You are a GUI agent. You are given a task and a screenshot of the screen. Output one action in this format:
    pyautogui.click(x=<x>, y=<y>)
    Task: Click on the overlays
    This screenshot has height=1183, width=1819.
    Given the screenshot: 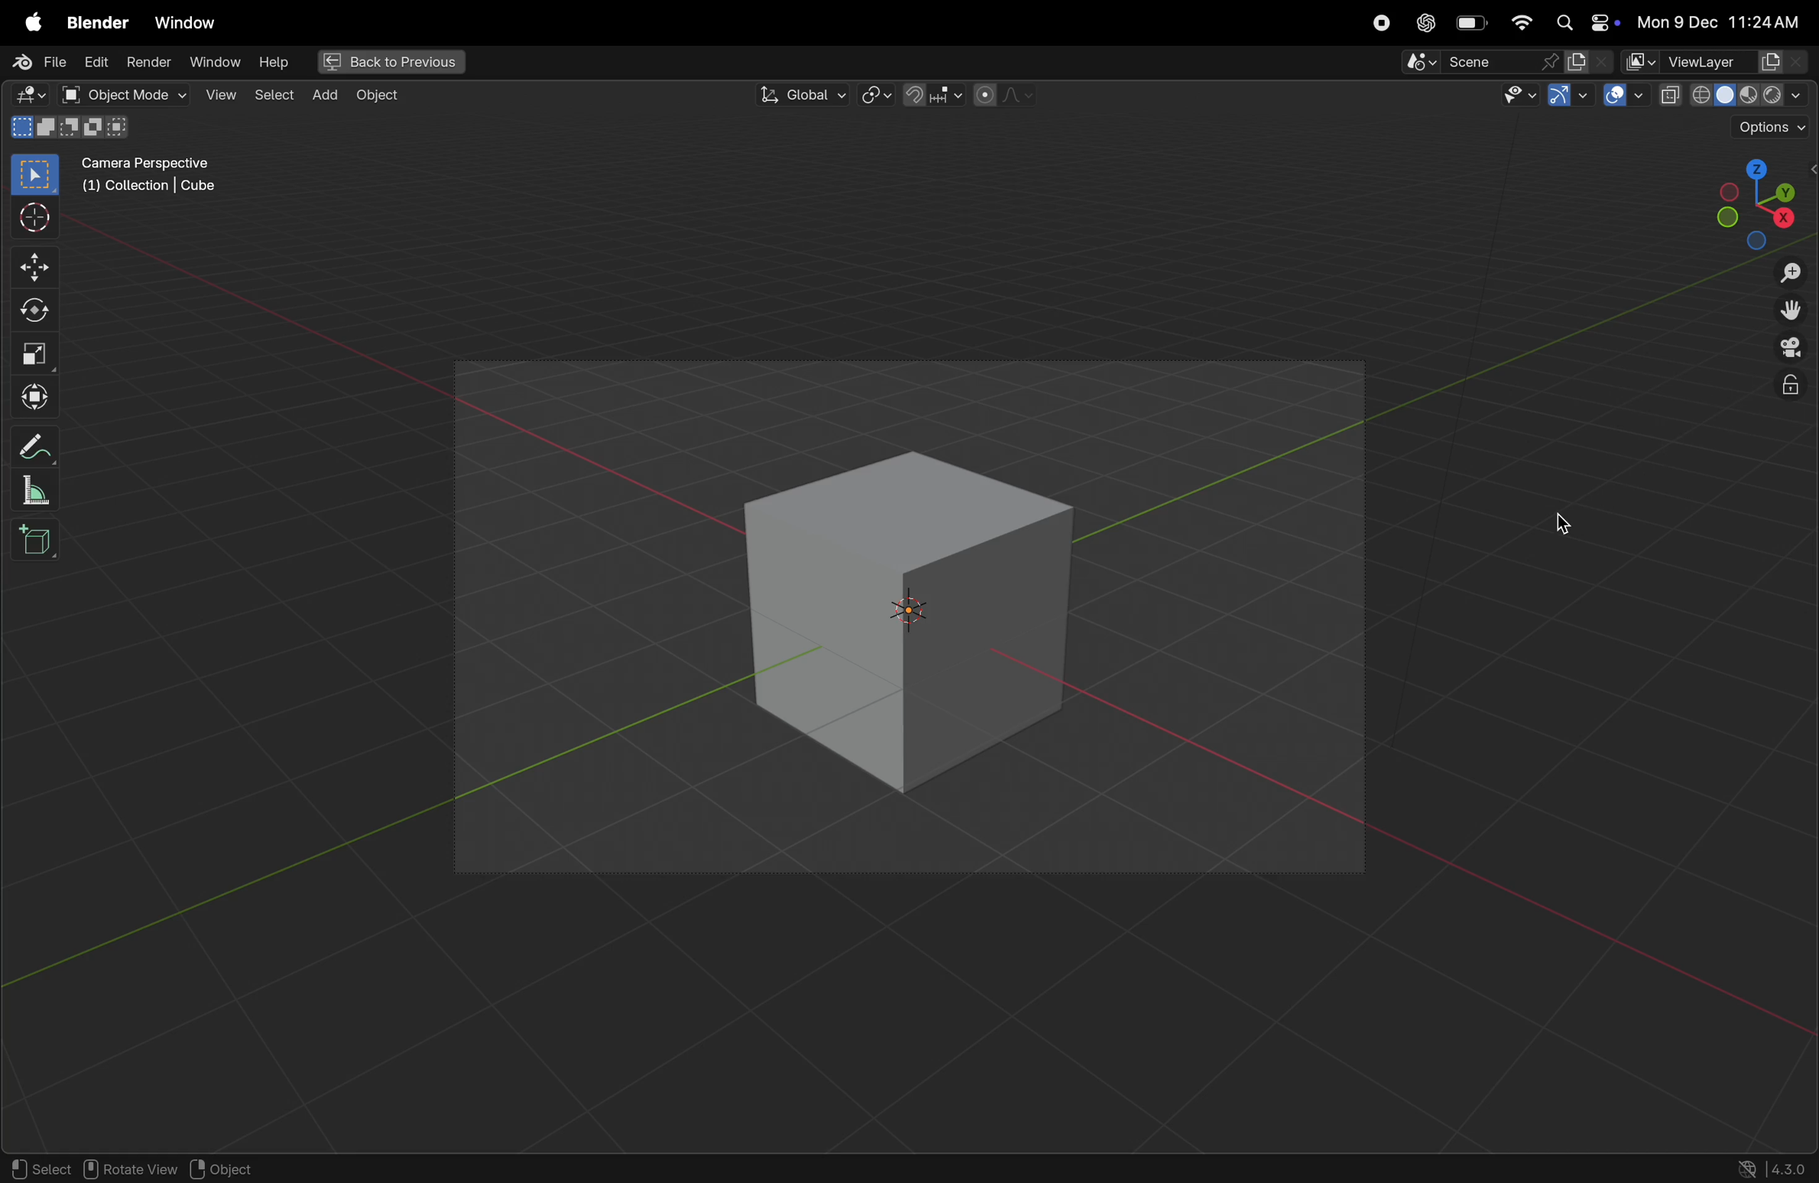 What is the action you would take?
    pyautogui.click(x=1624, y=95)
    